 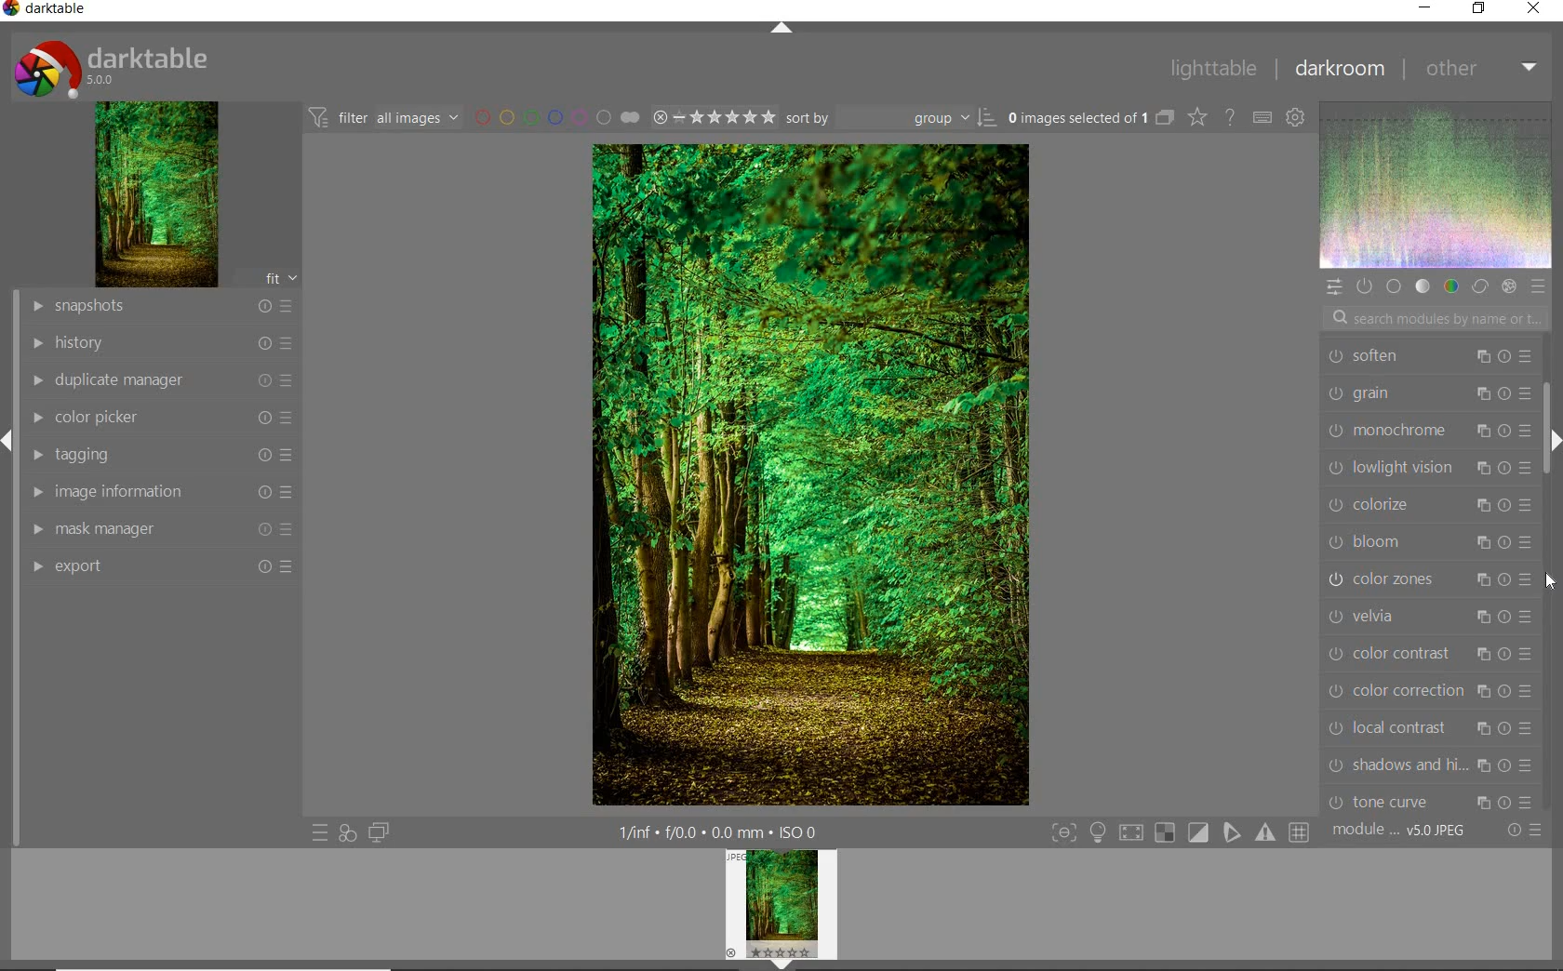 I want to click on TOGGLE MODES, so click(x=1179, y=833).